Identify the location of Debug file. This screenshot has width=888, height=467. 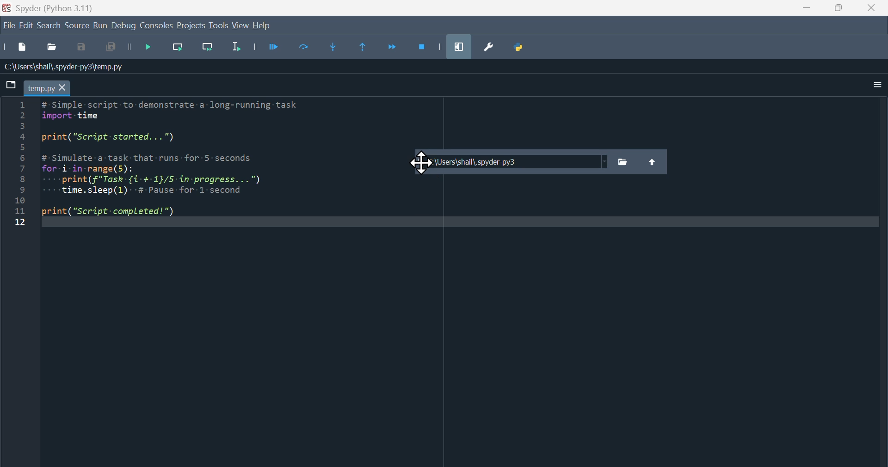
(151, 50).